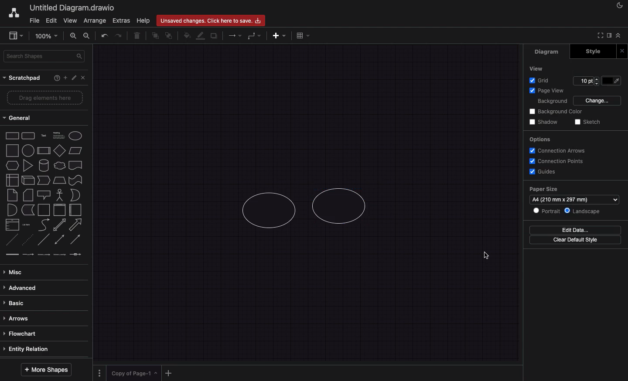 This screenshot has height=381, width=628. What do you see at coordinates (44, 210) in the screenshot?
I see `container` at bounding box center [44, 210].